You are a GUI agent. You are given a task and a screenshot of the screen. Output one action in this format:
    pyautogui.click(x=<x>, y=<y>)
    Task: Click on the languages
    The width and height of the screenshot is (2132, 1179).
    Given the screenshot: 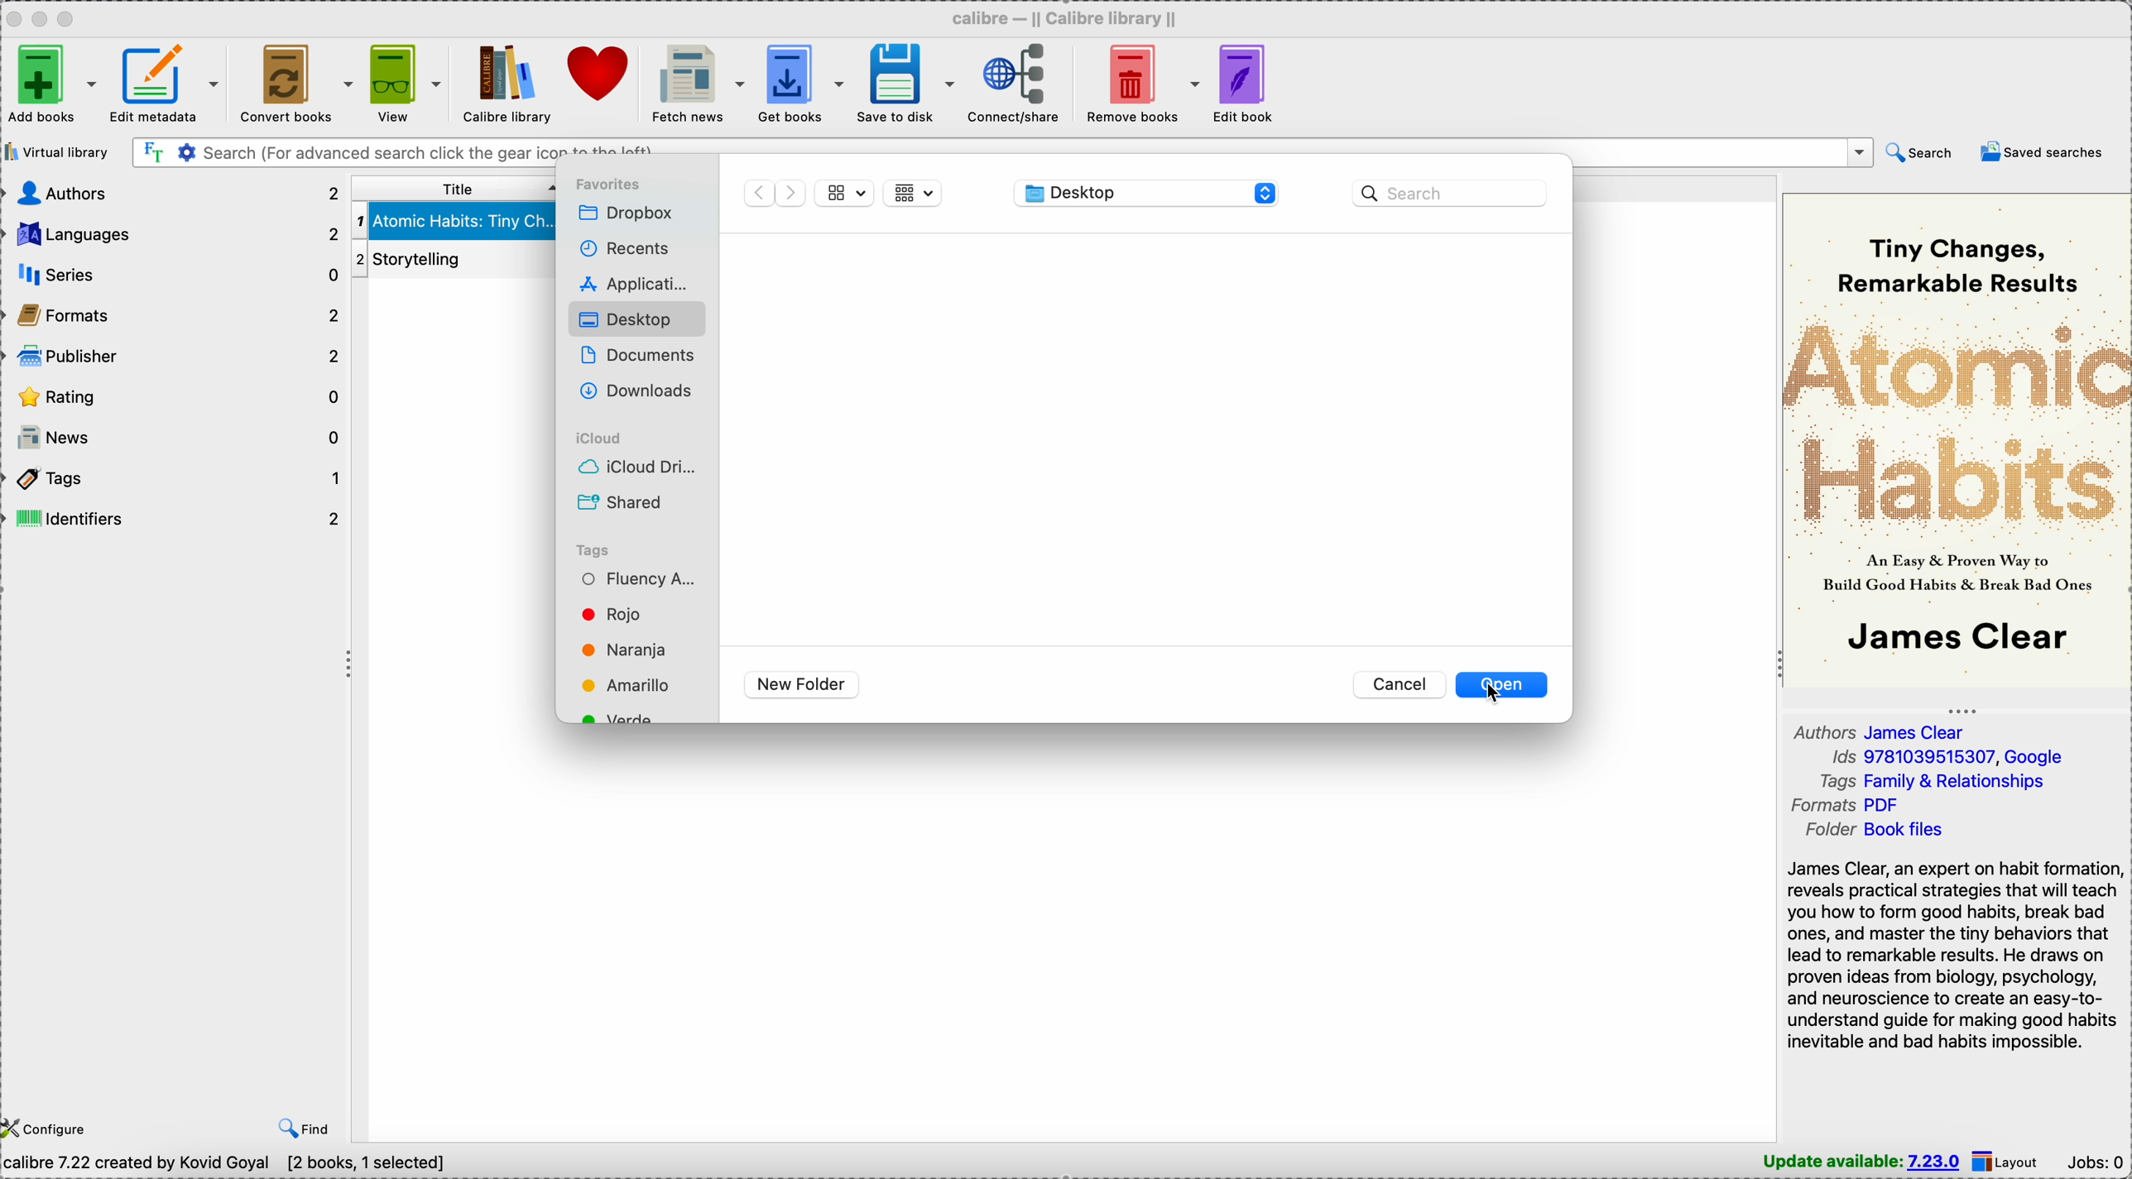 What is the action you would take?
    pyautogui.click(x=172, y=235)
    